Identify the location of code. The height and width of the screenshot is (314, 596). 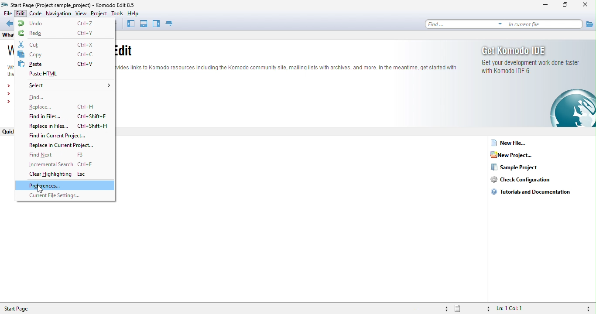
(36, 14).